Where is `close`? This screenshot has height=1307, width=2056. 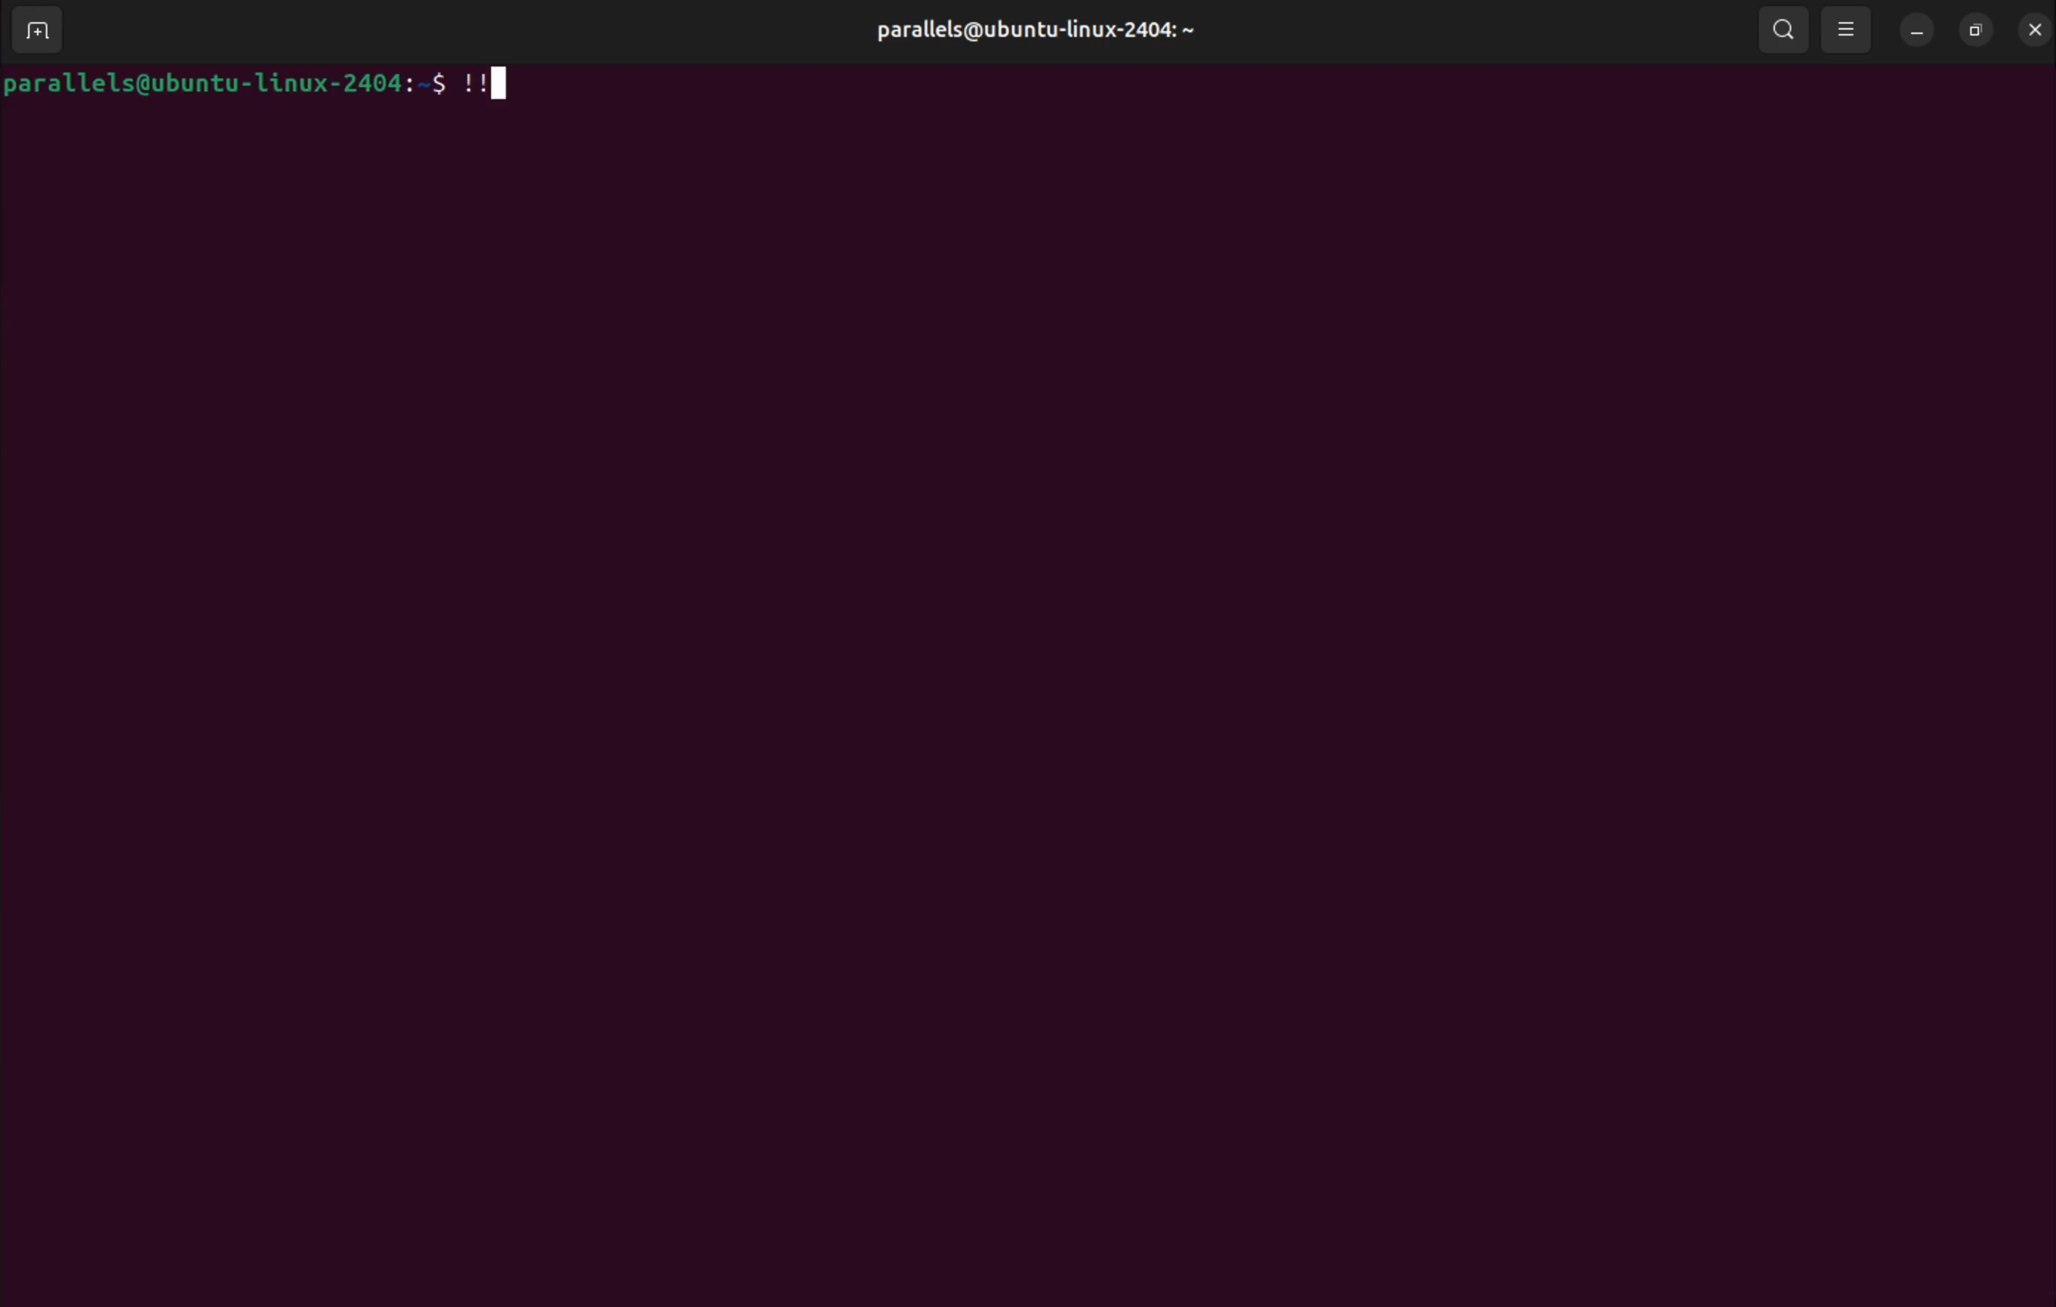 close is located at coordinates (2036, 30).